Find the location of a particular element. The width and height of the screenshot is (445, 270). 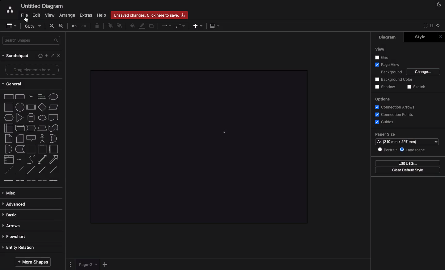

Collapse is located at coordinates (438, 25).